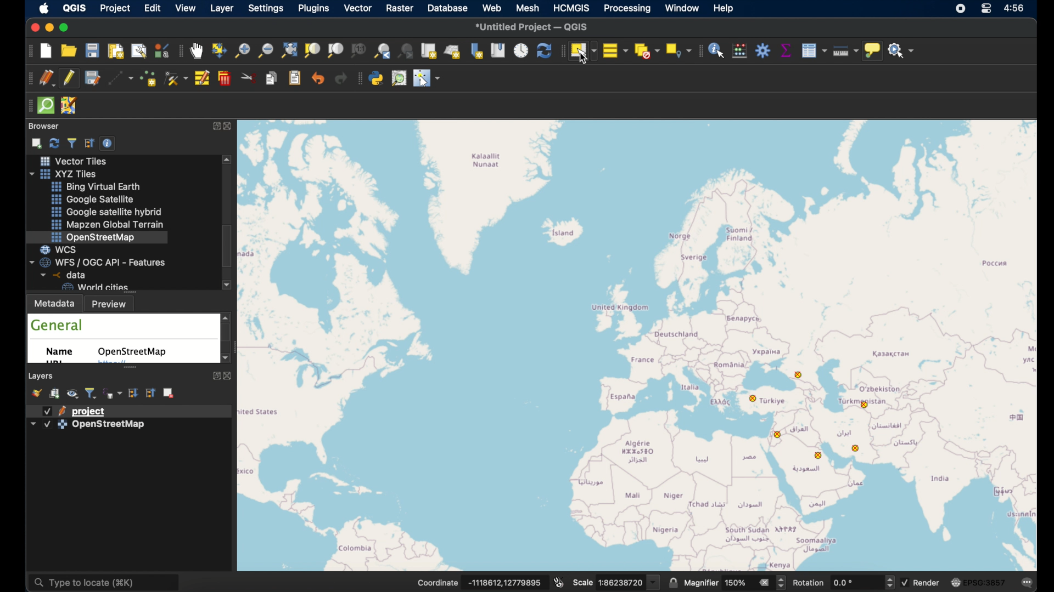 The height and width of the screenshot is (592, 1054). I want to click on drag handle, so click(28, 105).